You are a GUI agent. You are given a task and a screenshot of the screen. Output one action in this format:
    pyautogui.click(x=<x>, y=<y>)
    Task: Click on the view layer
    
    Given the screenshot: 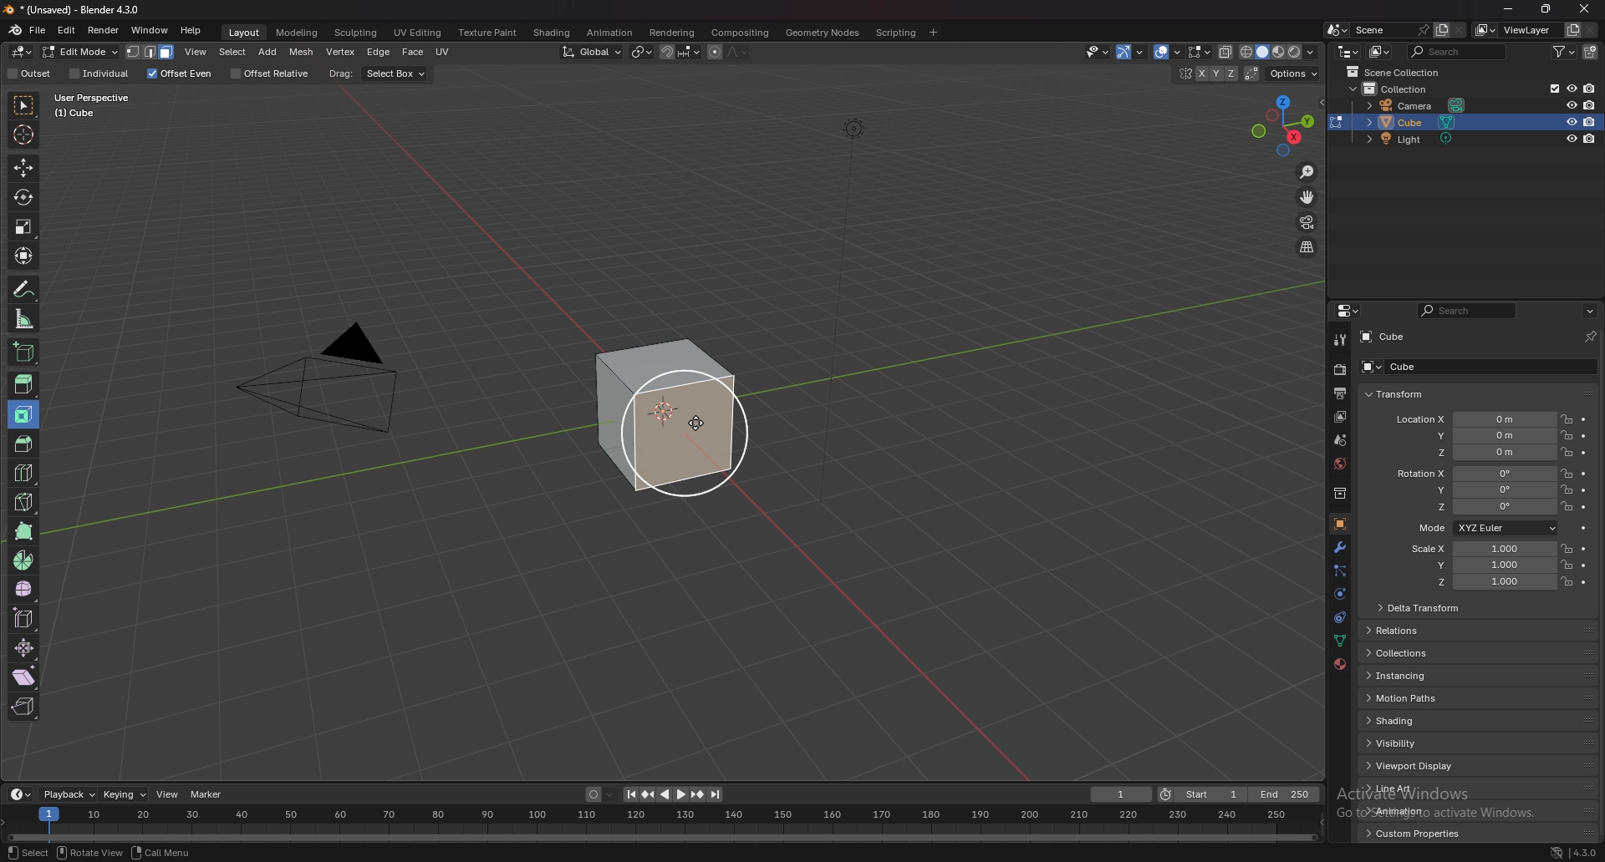 What is the action you would take?
    pyautogui.click(x=1513, y=29)
    